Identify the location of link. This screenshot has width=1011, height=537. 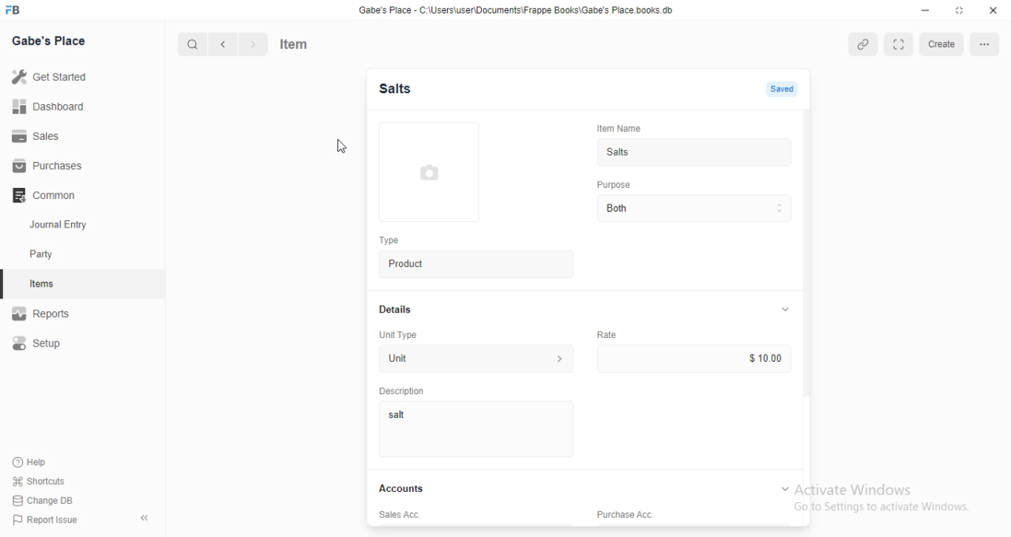
(864, 44).